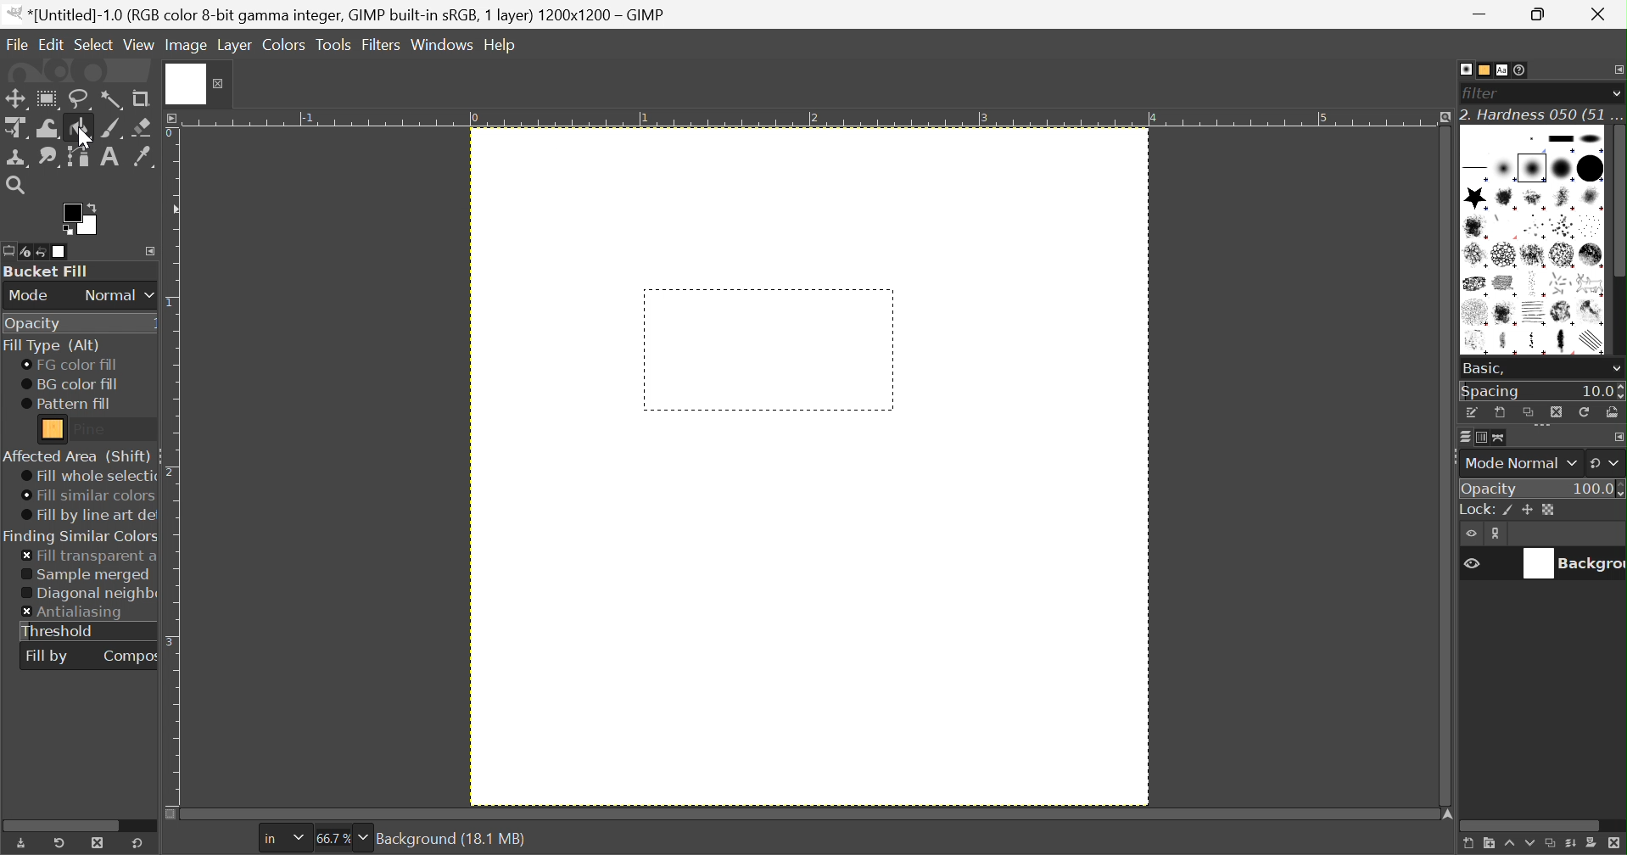 The width and height of the screenshot is (1627, 855). What do you see at coordinates (1616, 93) in the screenshot?
I see `Drop down` at bounding box center [1616, 93].